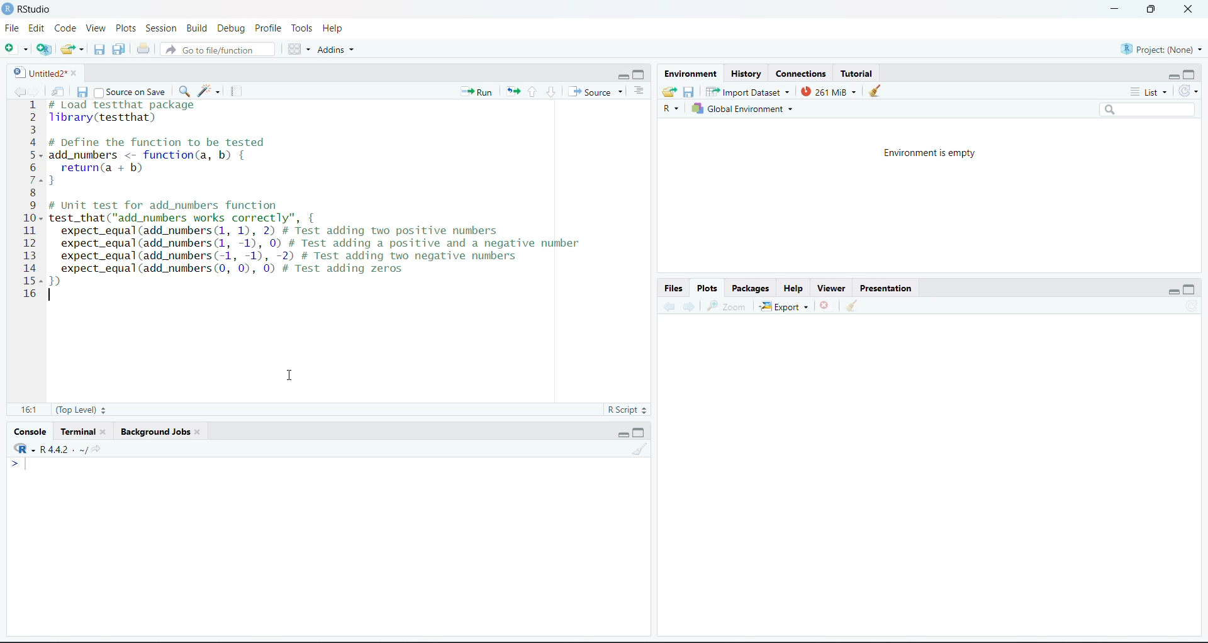  I want to click on R Script, so click(621, 410).